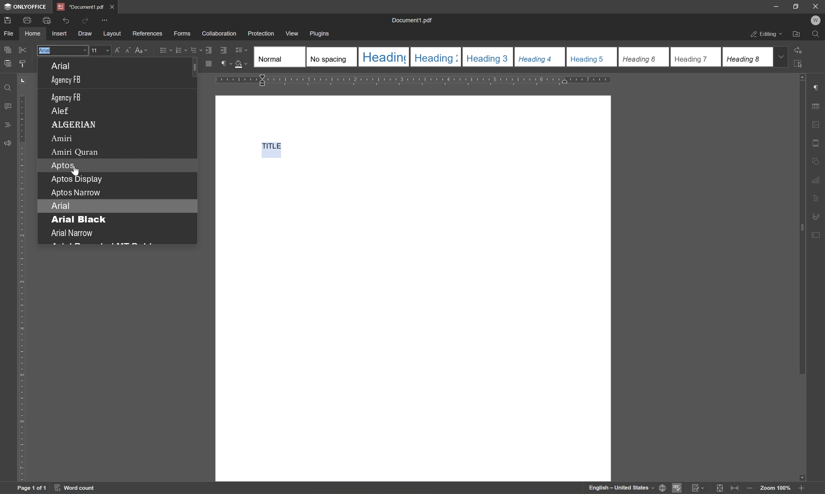 The height and width of the screenshot is (494, 825). Describe the element at coordinates (86, 20) in the screenshot. I see `redo` at that location.